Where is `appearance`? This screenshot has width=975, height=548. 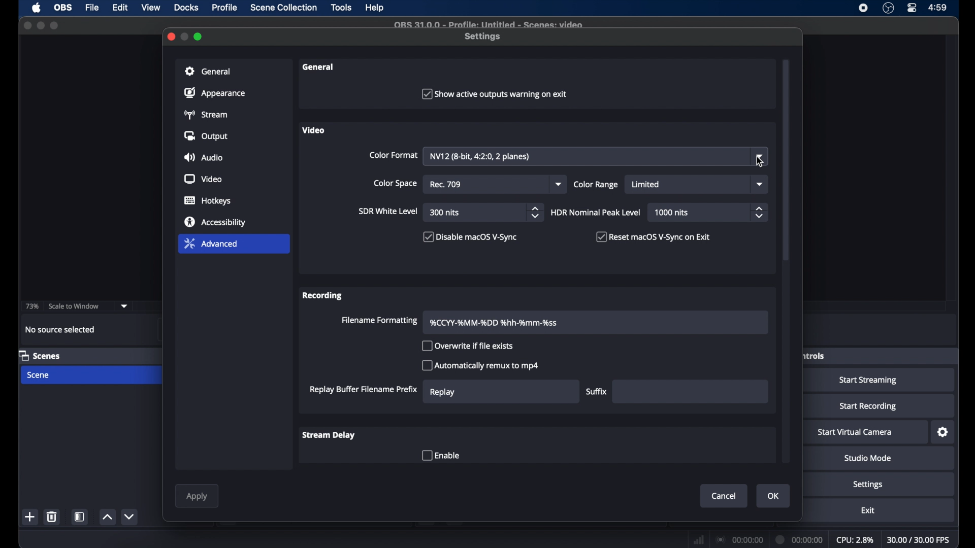
appearance is located at coordinates (216, 93).